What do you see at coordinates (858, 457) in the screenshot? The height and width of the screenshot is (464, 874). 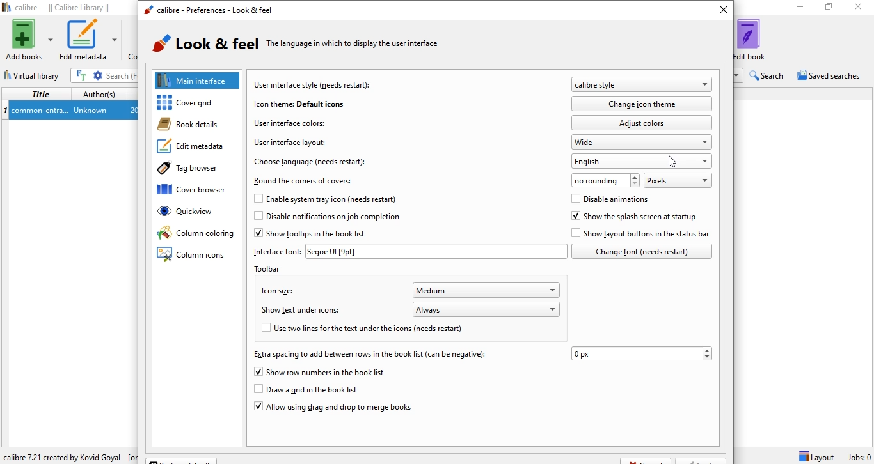 I see `Jobs: 0` at bounding box center [858, 457].